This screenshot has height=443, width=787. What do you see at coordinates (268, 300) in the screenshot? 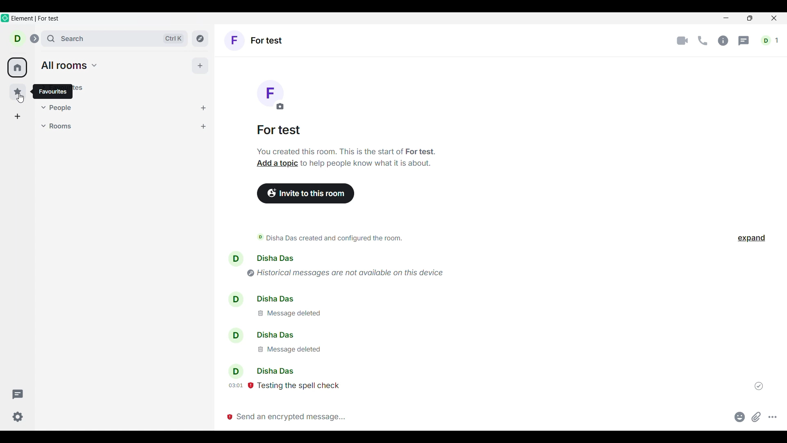
I see `disha das` at bounding box center [268, 300].